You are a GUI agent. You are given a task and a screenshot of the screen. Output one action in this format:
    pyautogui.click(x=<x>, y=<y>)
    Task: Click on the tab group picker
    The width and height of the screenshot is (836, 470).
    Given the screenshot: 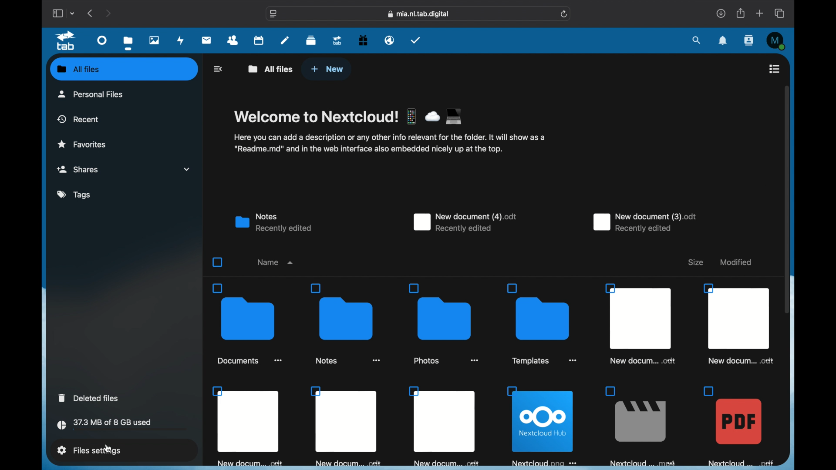 What is the action you would take?
    pyautogui.click(x=73, y=13)
    